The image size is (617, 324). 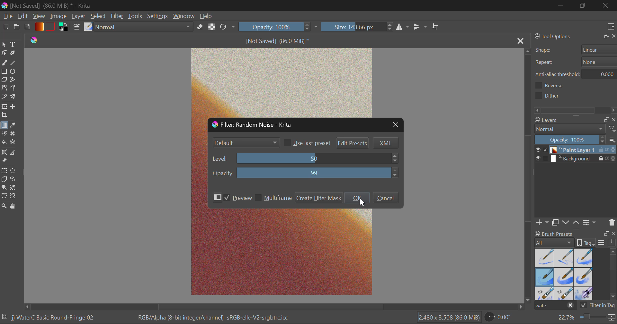 I want to click on Colorize Mask Tool, so click(x=4, y=134).